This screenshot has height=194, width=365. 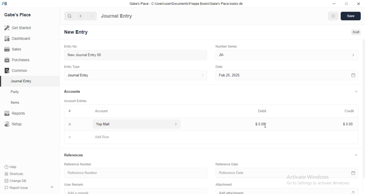 What do you see at coordinates (345, 124) in the screenshot?
I see `$0.00` at bounding box center [345, 124].